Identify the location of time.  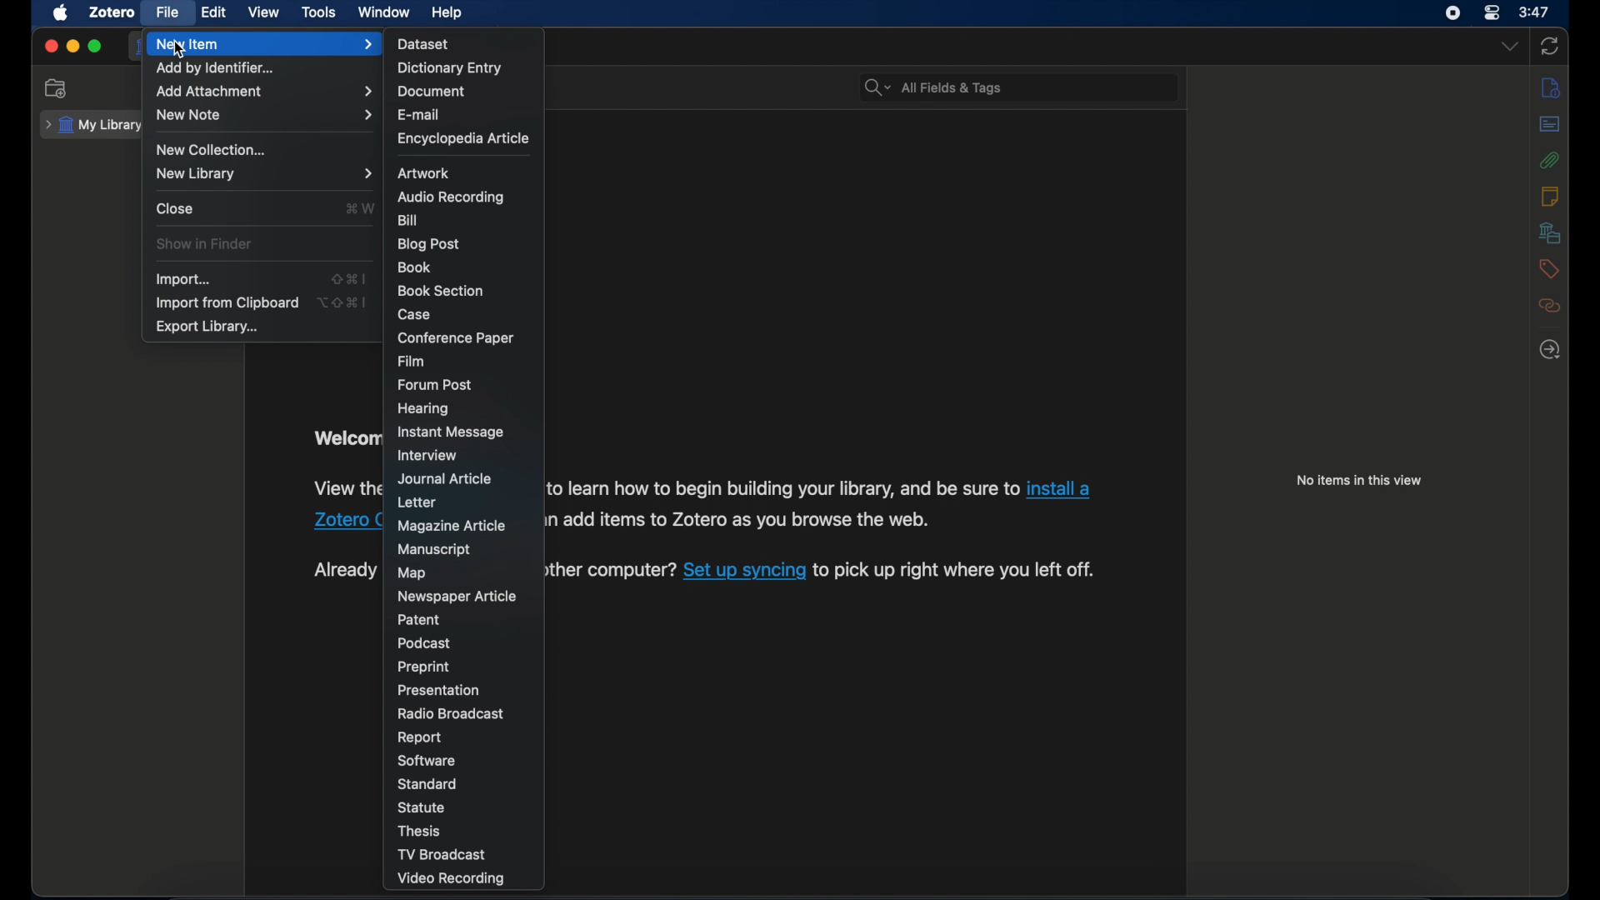
(1535, 11).